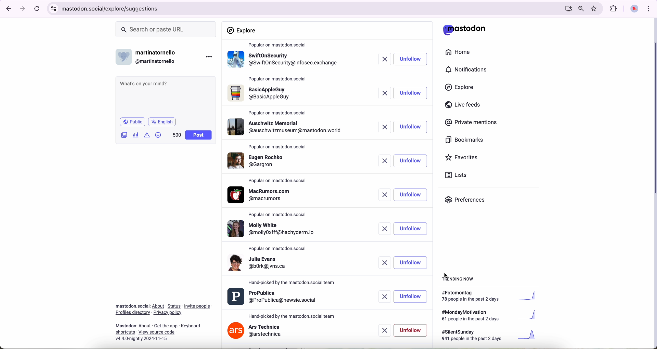  What do you see at coordinates (54, 9) in the screenshot?
I see `controls` at bounding box center [54, 9].